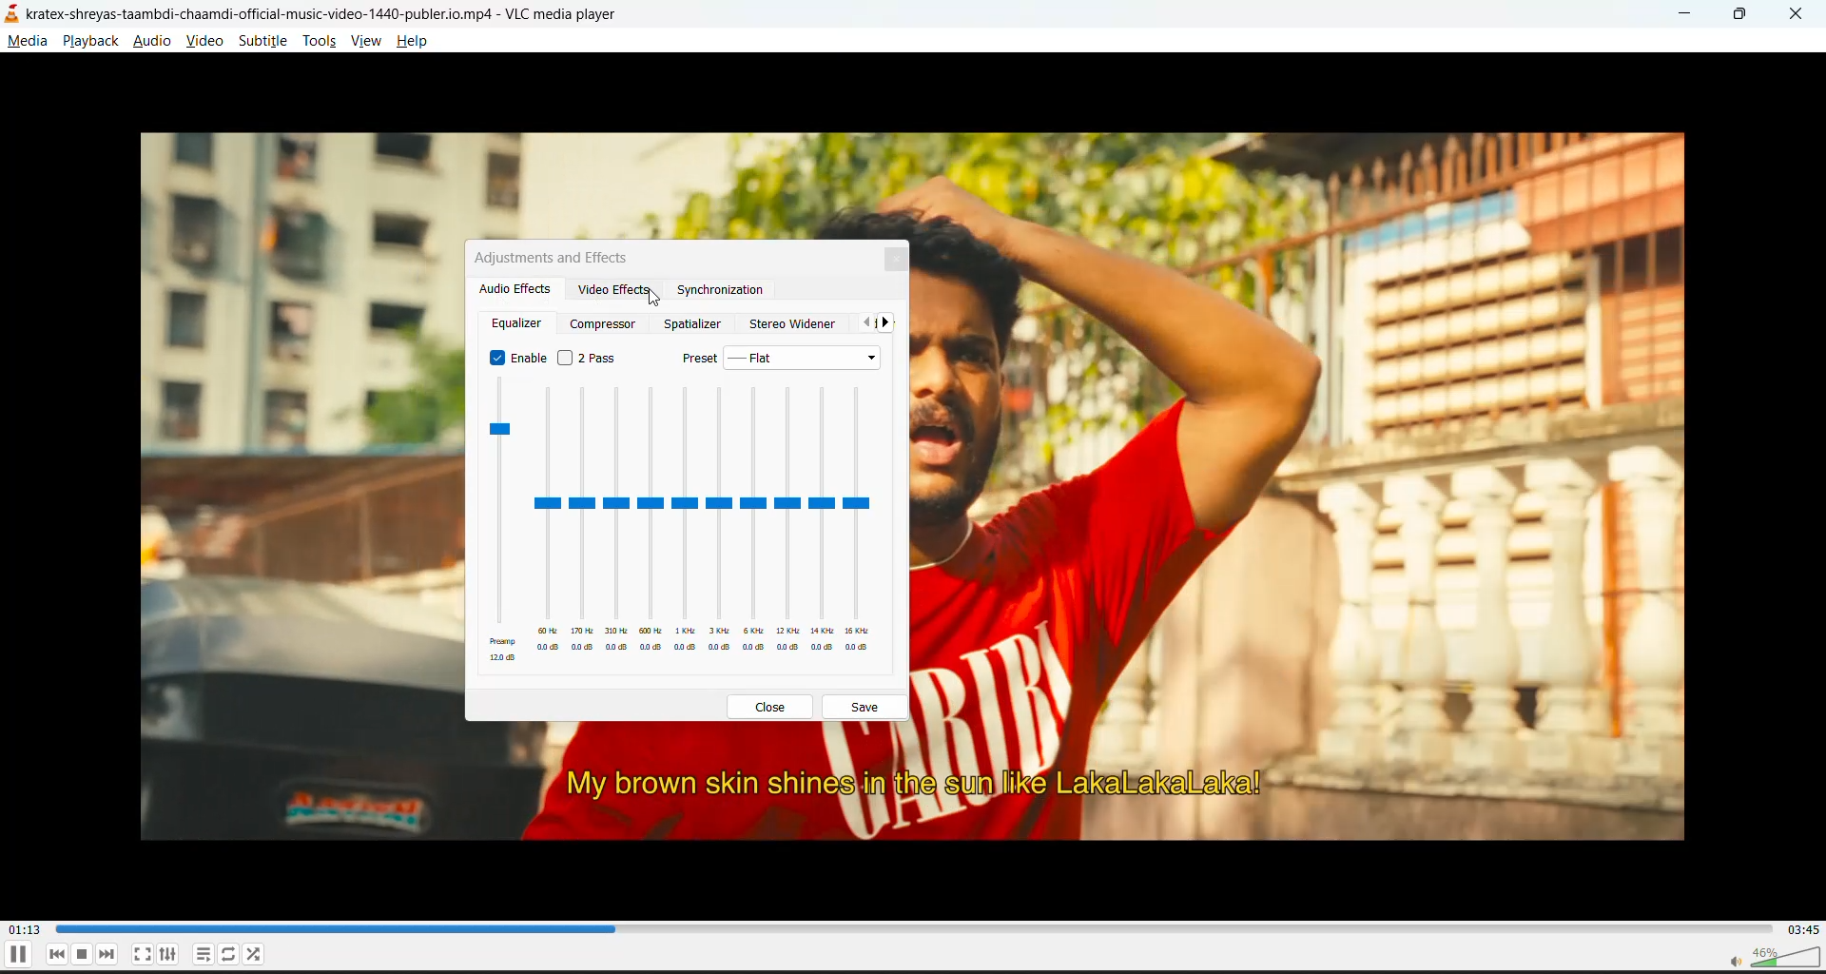 This screenshot has width=1826, height=974. What do you see at coordinates (684, 521) in the screenshot?
I see `` at bounding box center [684, 521].